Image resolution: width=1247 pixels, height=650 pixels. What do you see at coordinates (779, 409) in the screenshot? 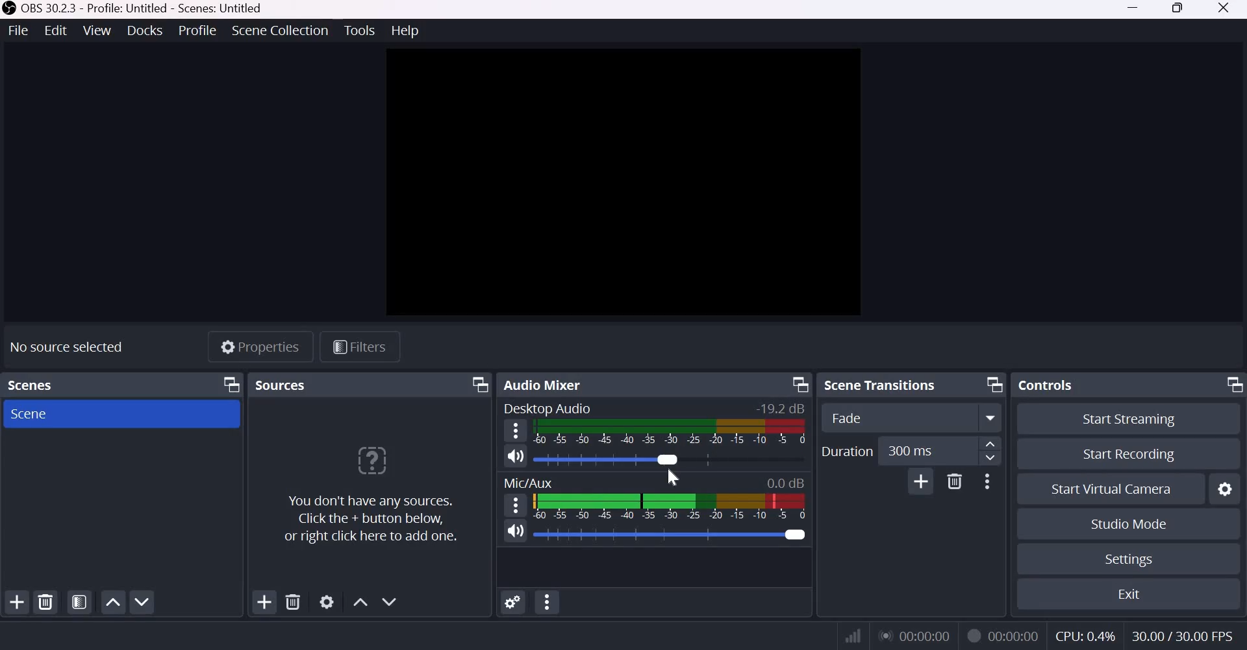
I see `-19.2dB` at bounding box center [779, 409].